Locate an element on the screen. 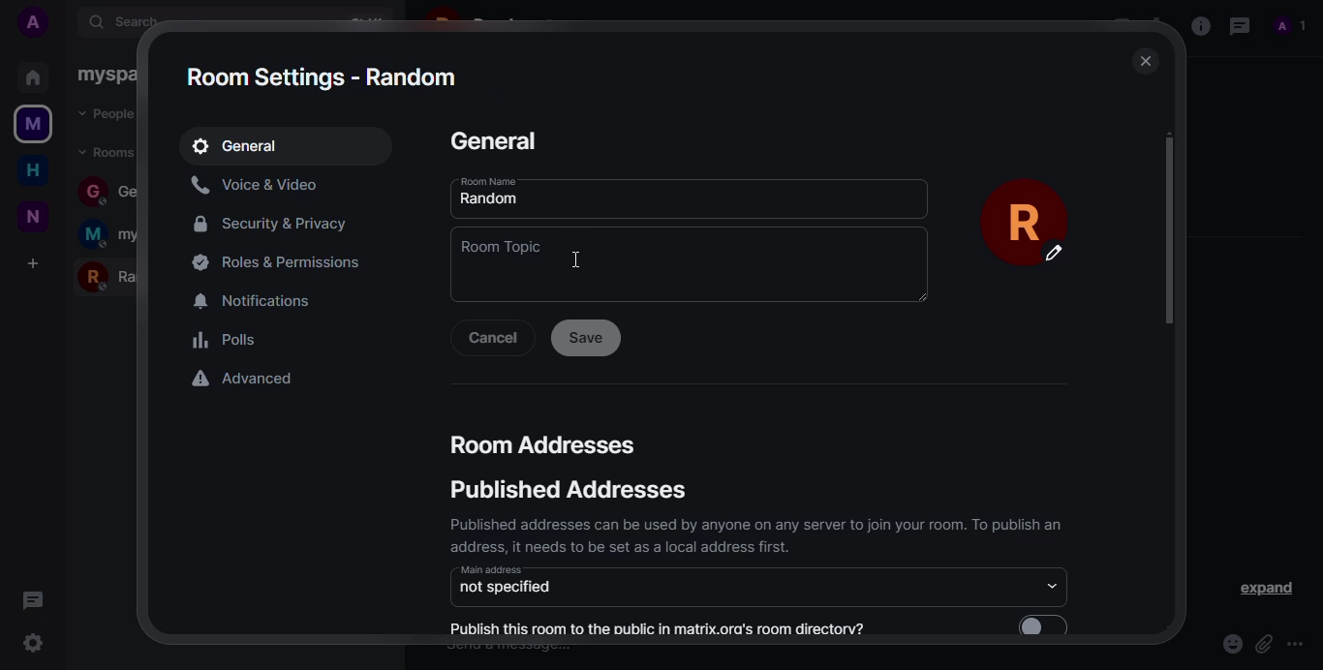 The width and height of the screenshot is (1323, 670). profile pic is located at coordinates (1032, 223).